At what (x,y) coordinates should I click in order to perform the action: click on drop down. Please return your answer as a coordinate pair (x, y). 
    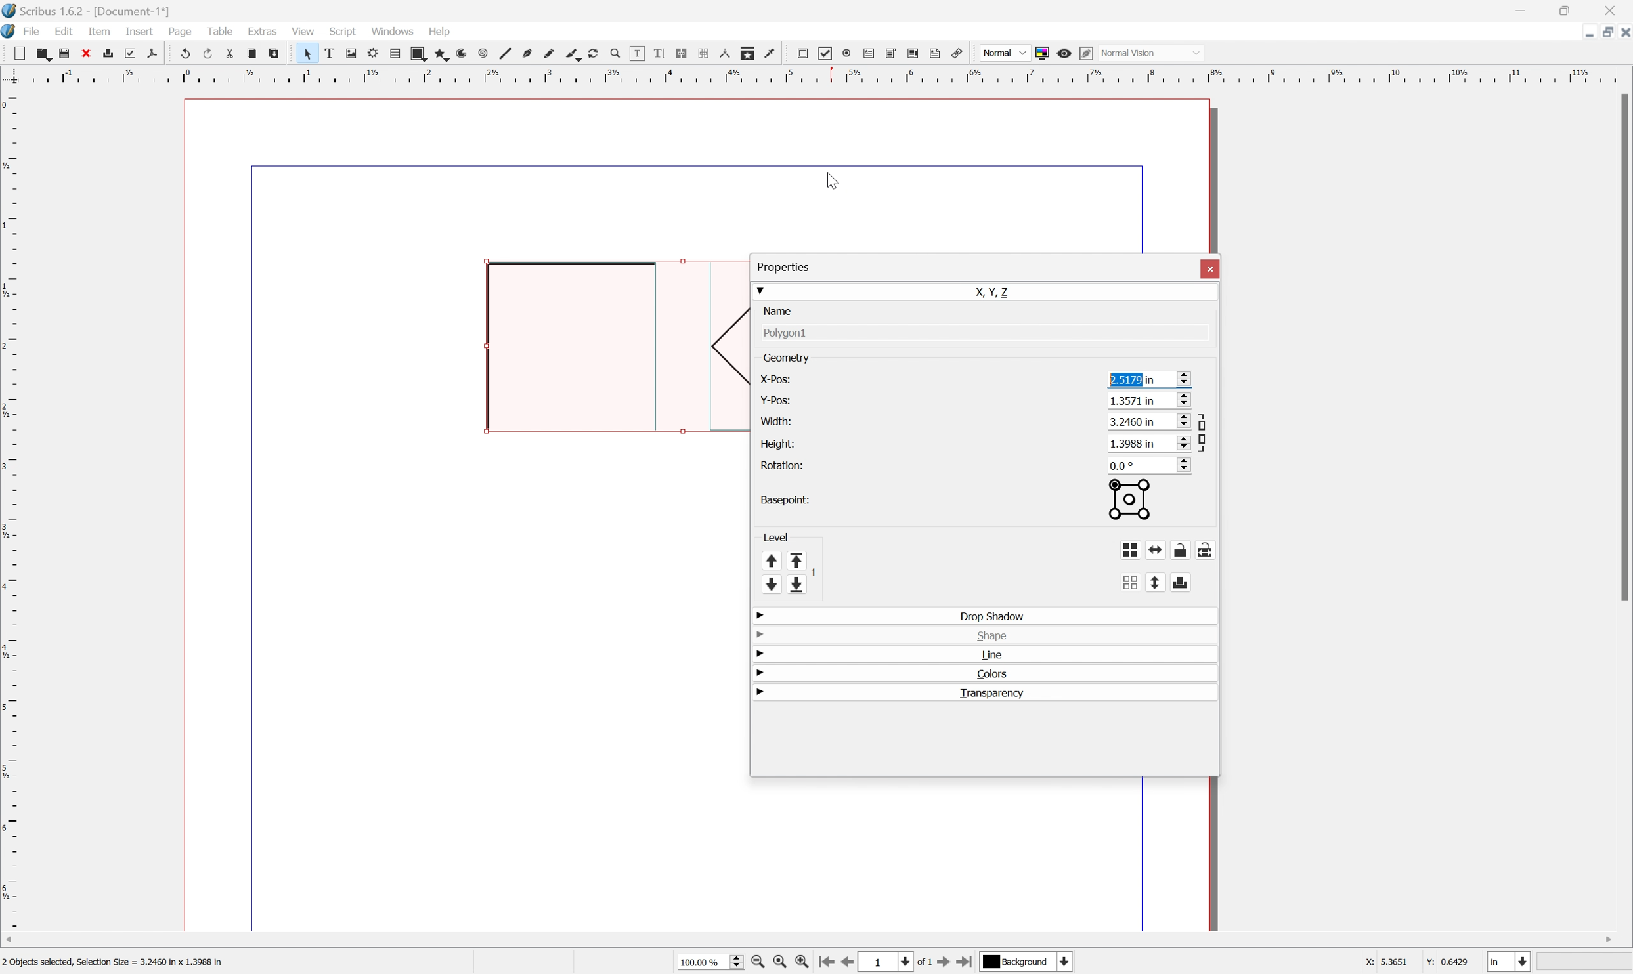
    Looking at the image, I should click on (760, 614).